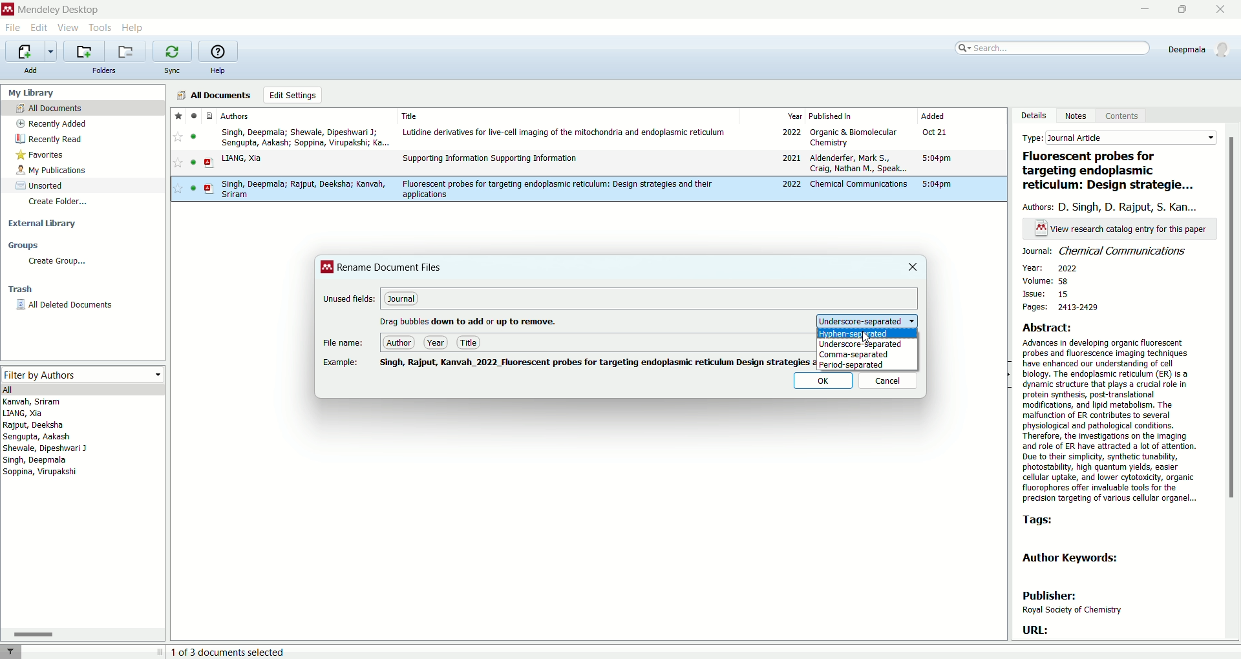  Describe the element at coordinates (343, 344) in the screenshot. I see `ile name` at that location.